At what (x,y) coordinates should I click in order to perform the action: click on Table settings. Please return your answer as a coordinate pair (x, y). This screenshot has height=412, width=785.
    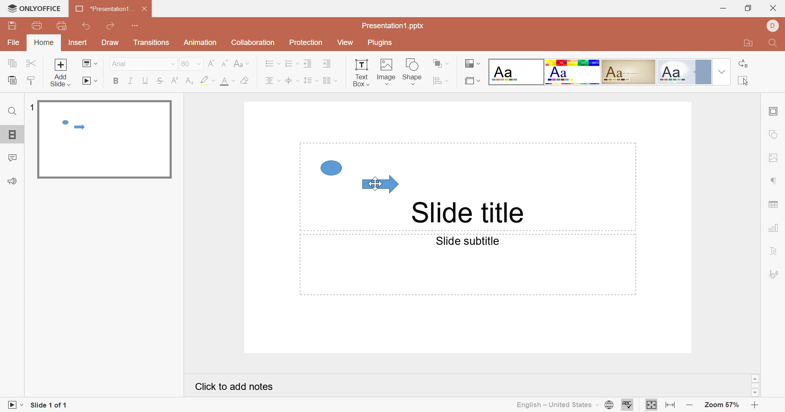
    Looking at the image, I should click on (775, 204).